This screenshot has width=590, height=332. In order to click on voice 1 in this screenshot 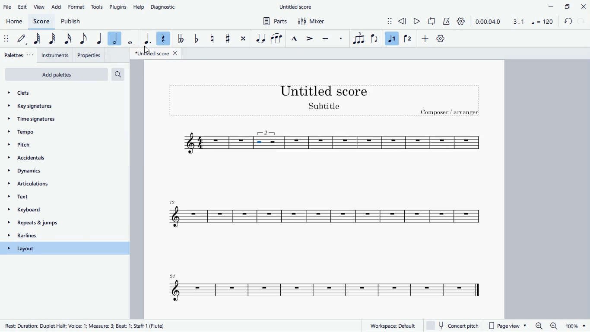, I will do `click(392, 38)`.